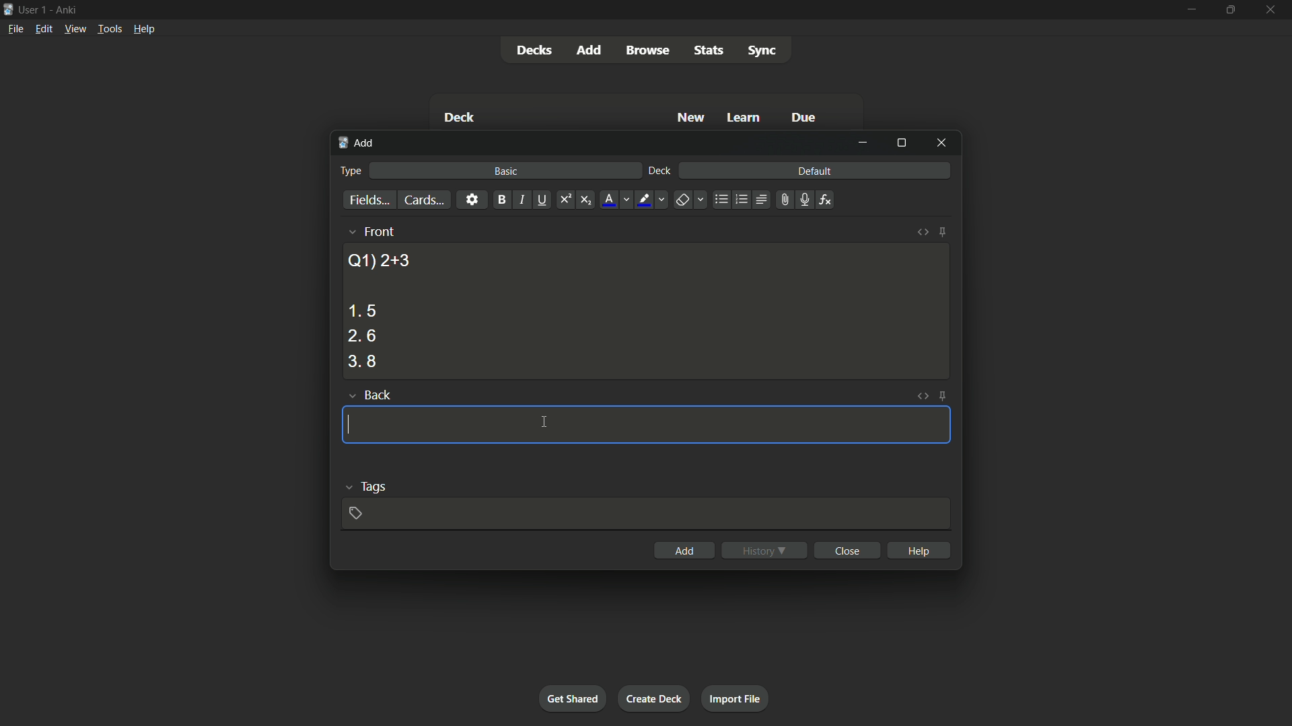 This screenshot has width=1292, height=726. Describe the element at coordinates (542, 200) in the screenshot. I see `underline` at that location.